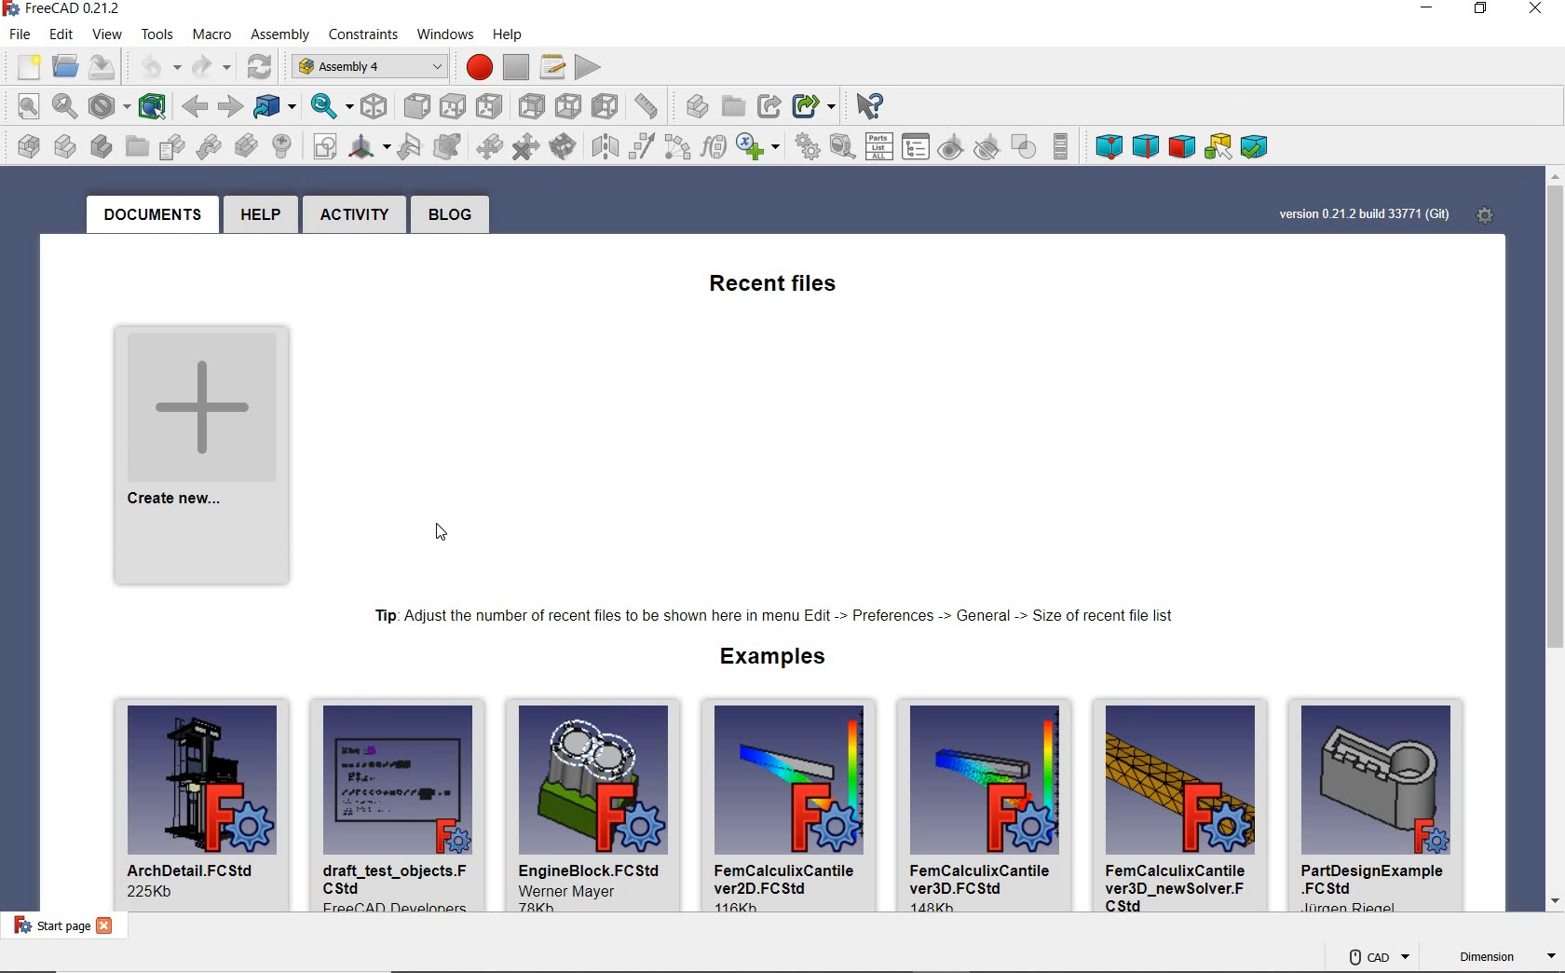  Describe the element at coordinates (108, 927) in the screenshot. I see `close` at that location.